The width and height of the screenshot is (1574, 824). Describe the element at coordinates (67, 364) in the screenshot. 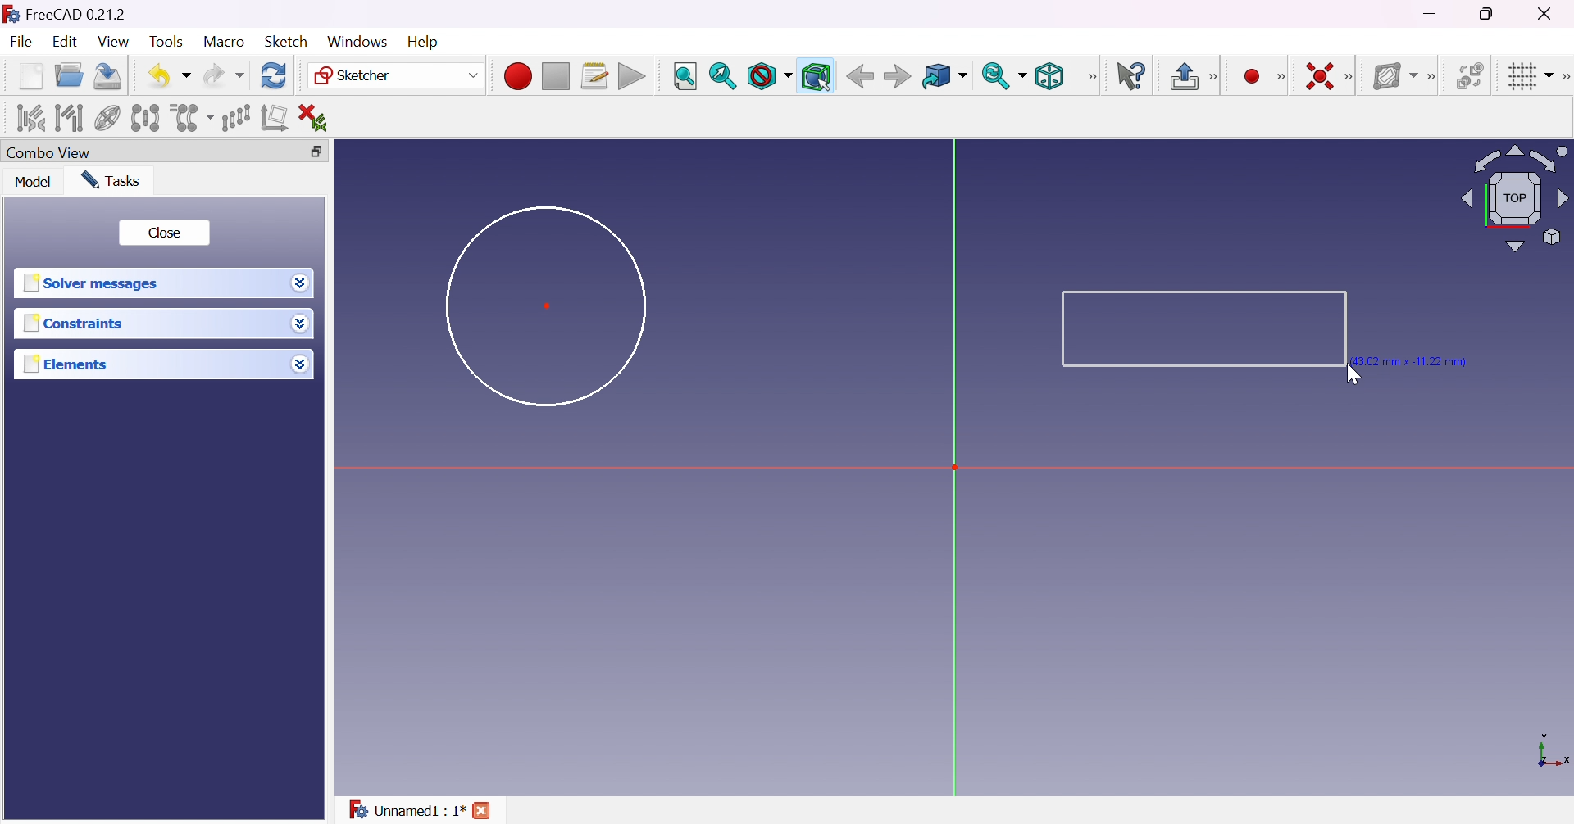

I see `Elements` at that location.